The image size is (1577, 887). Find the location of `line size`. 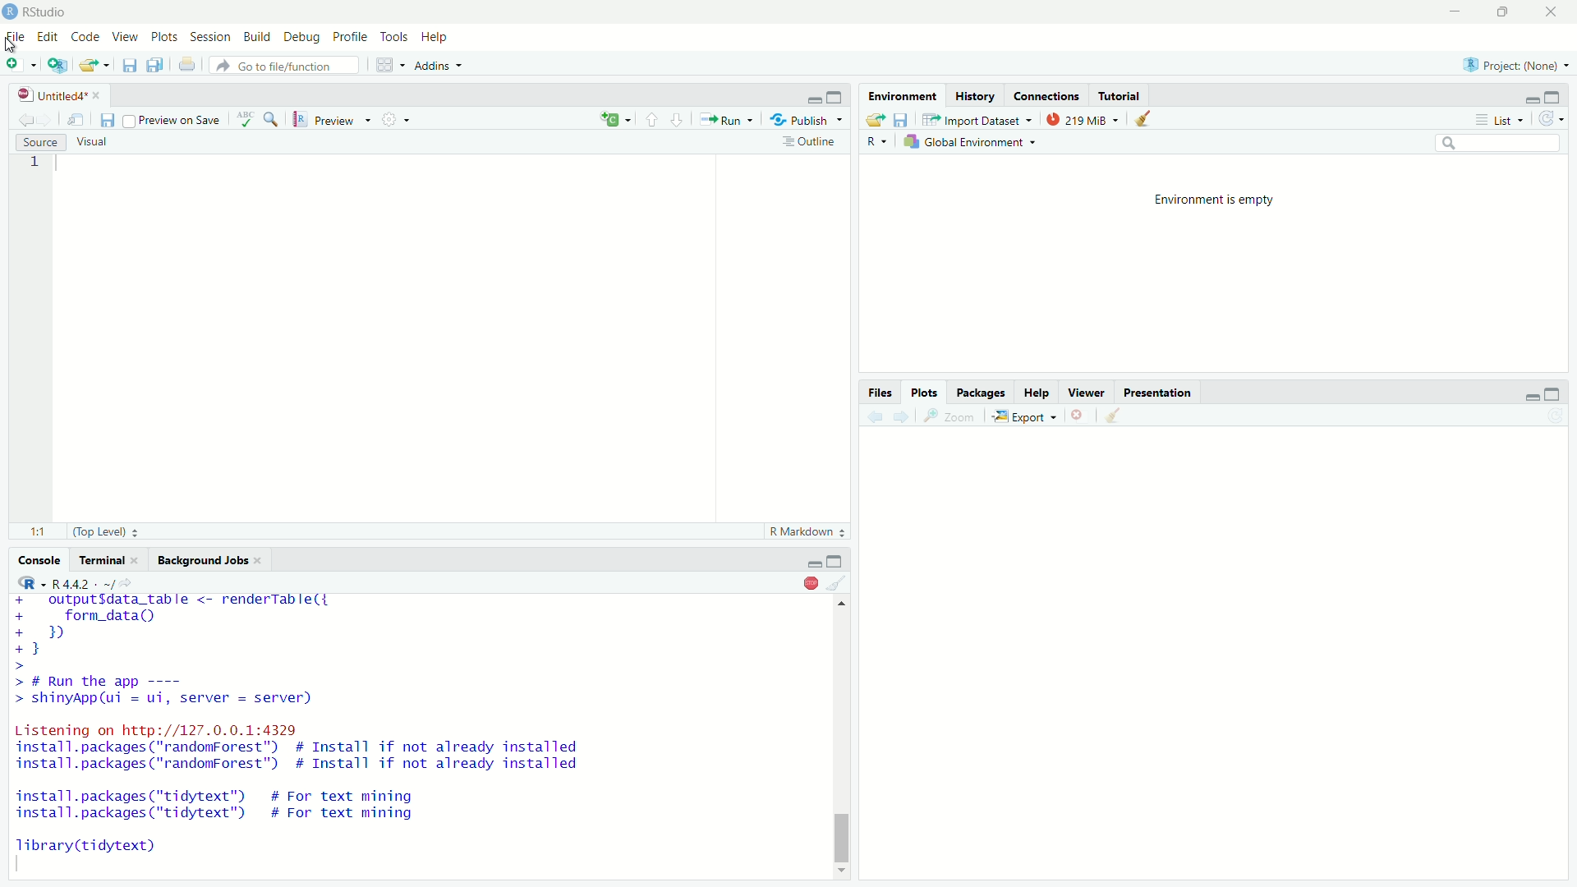

line size is located at coordinates (34, 531).